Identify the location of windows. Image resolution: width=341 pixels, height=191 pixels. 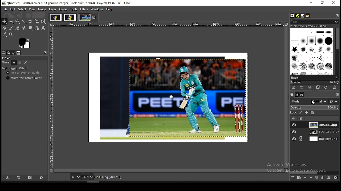
(97, 9).